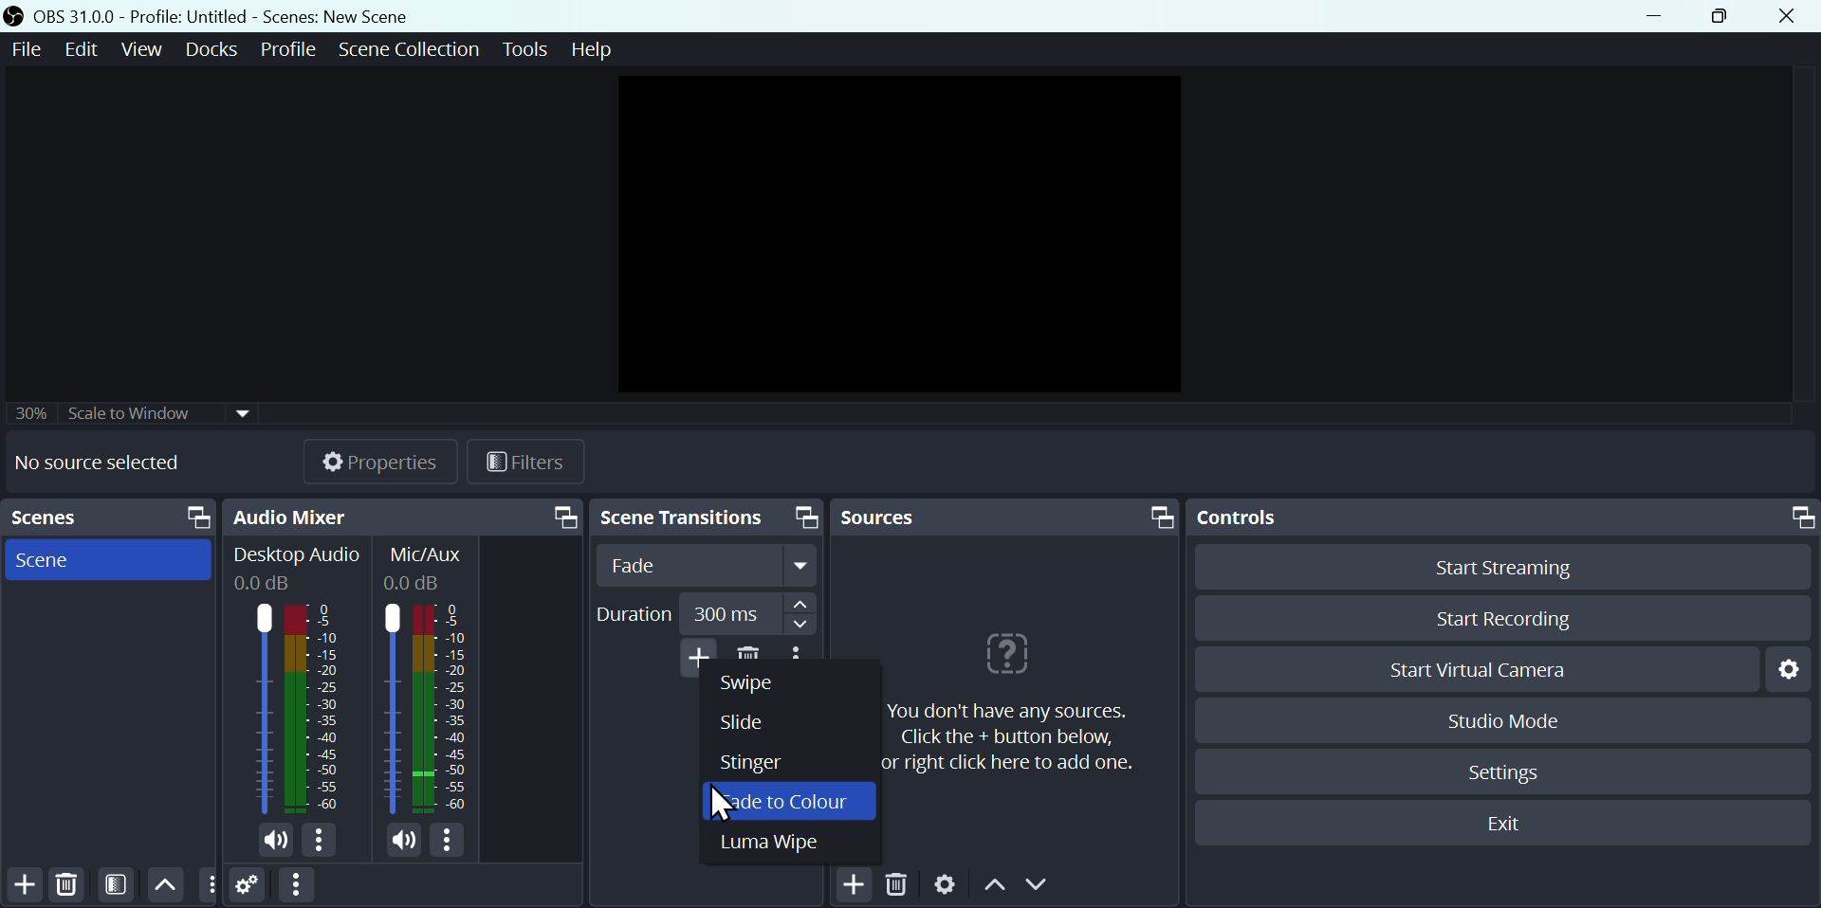 The image size is (1821, 908). I want to click on help, so click(1002, 697).